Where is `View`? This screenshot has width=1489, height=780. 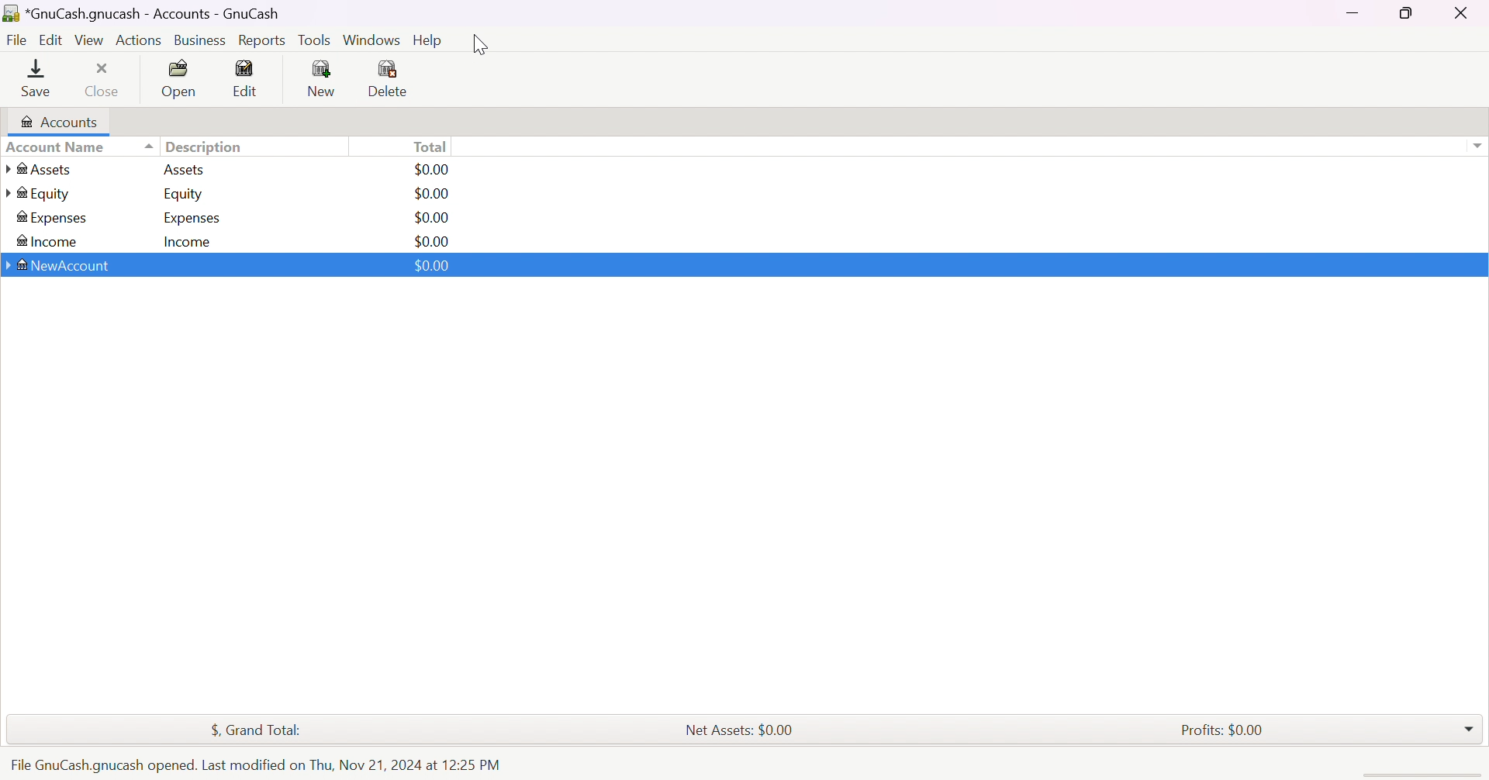 View is located at coordinates (90, 40).